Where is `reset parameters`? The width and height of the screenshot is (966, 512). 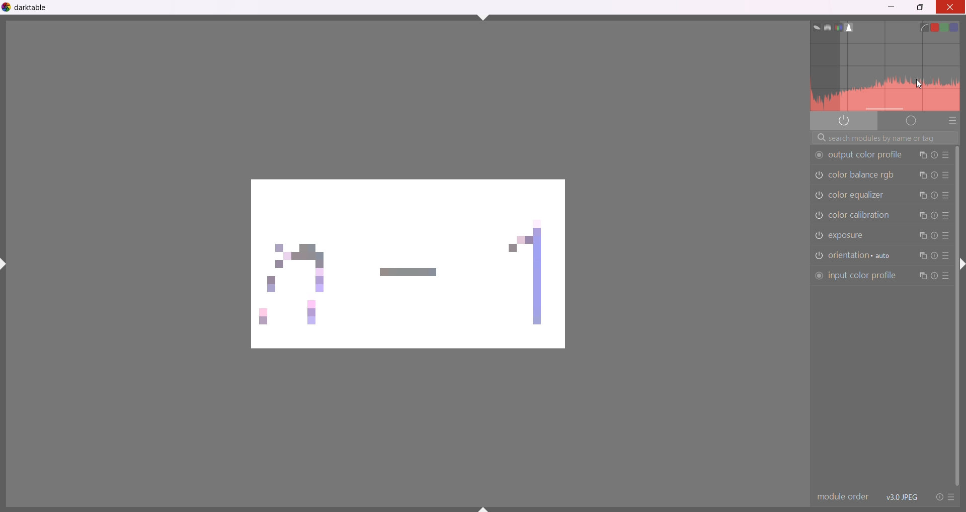
reset parameters is located at coordinates (934, 194).